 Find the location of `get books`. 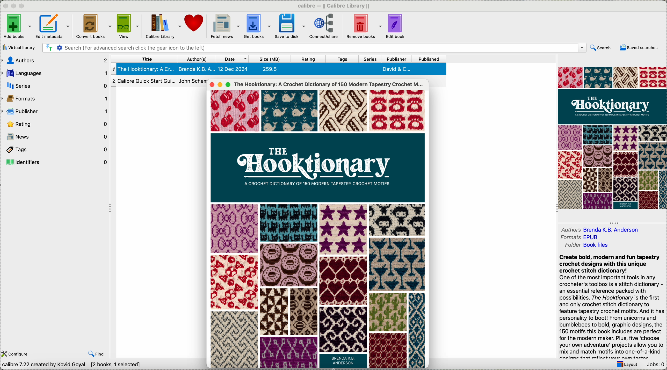

get books is located at coordinates (257, 25).